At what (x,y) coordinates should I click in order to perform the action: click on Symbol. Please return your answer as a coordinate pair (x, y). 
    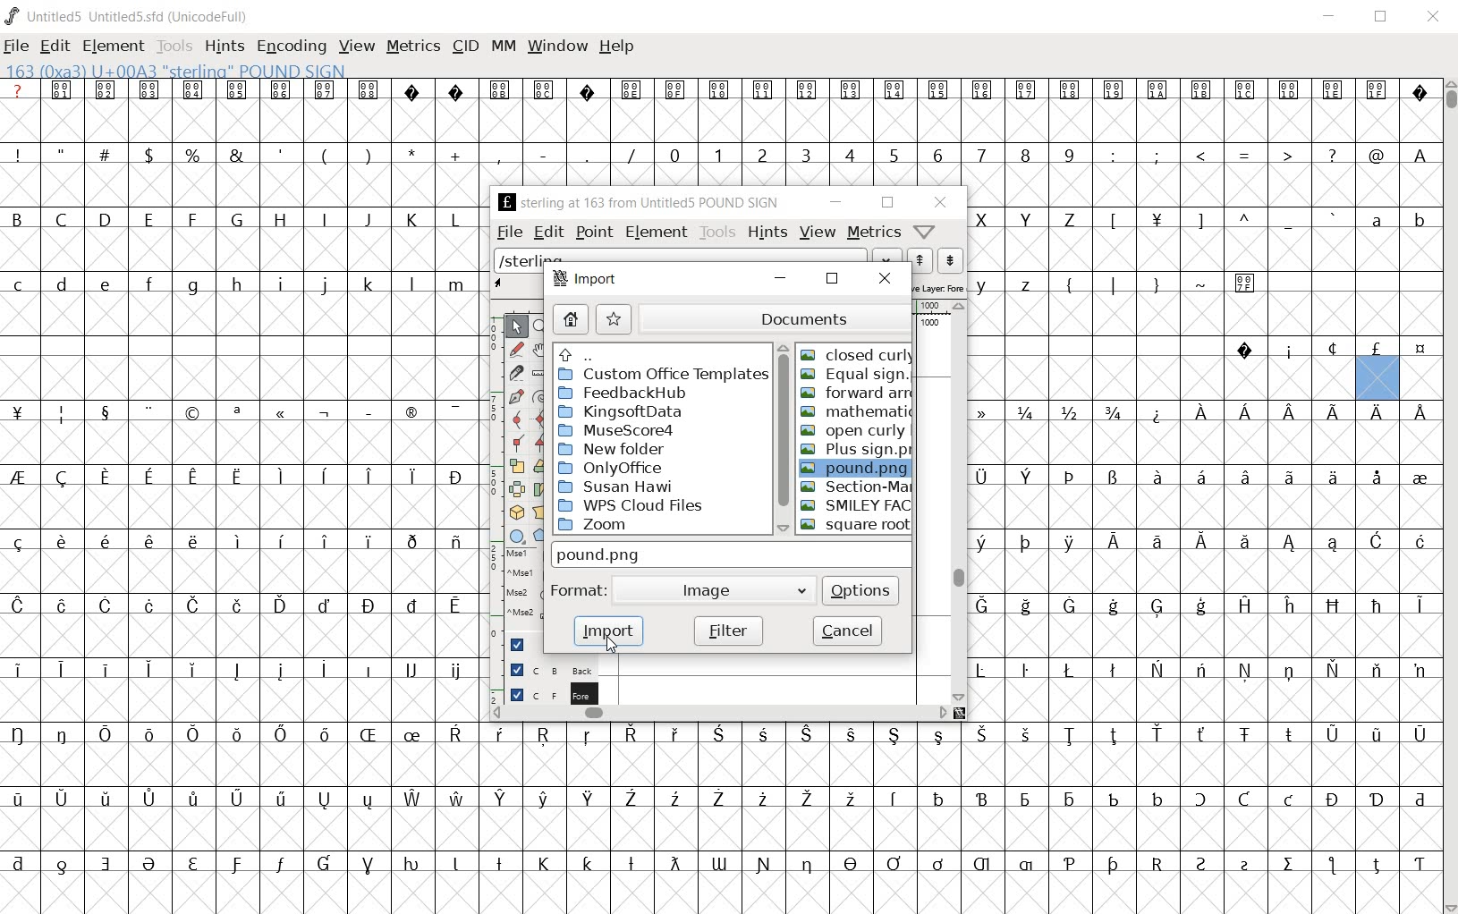
    Looking at the image, I should click on (588, 800).